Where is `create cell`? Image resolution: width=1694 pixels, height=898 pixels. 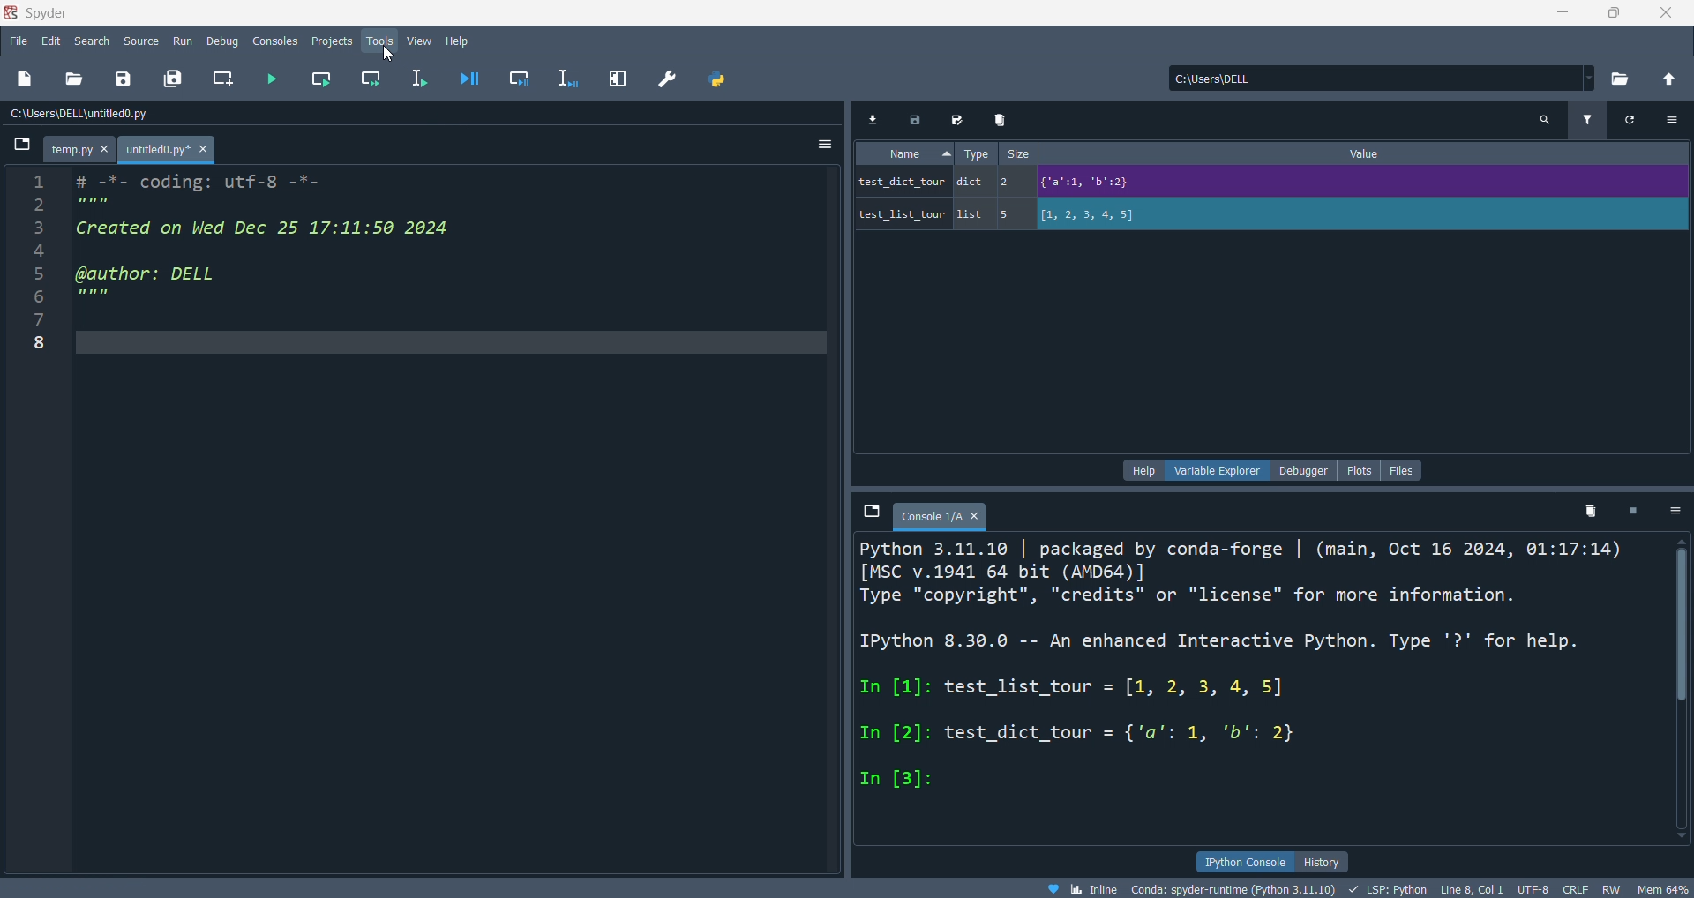
create cell is located at coordinates (224, 79).